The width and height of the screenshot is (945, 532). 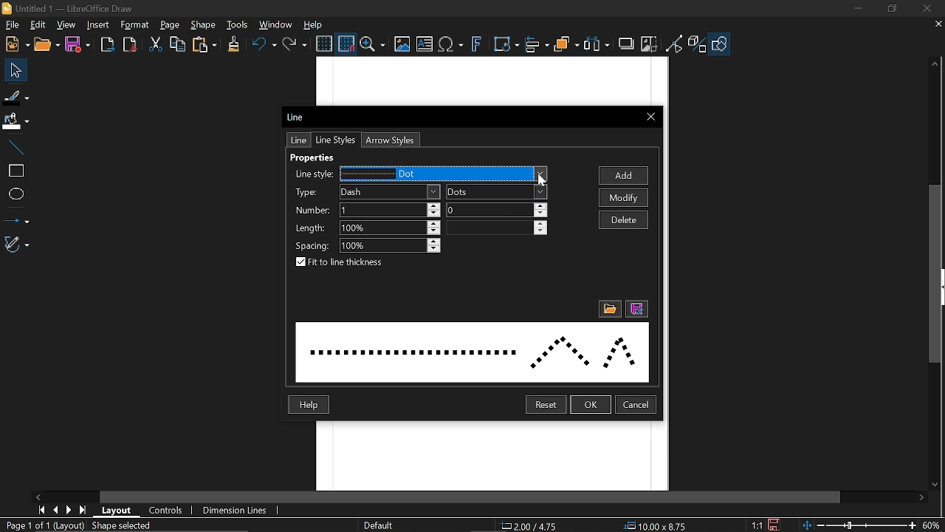 What do you see at coordinates (16, 96) in the screenshot?
I see `Fill line` at bounding box center [16, 96].